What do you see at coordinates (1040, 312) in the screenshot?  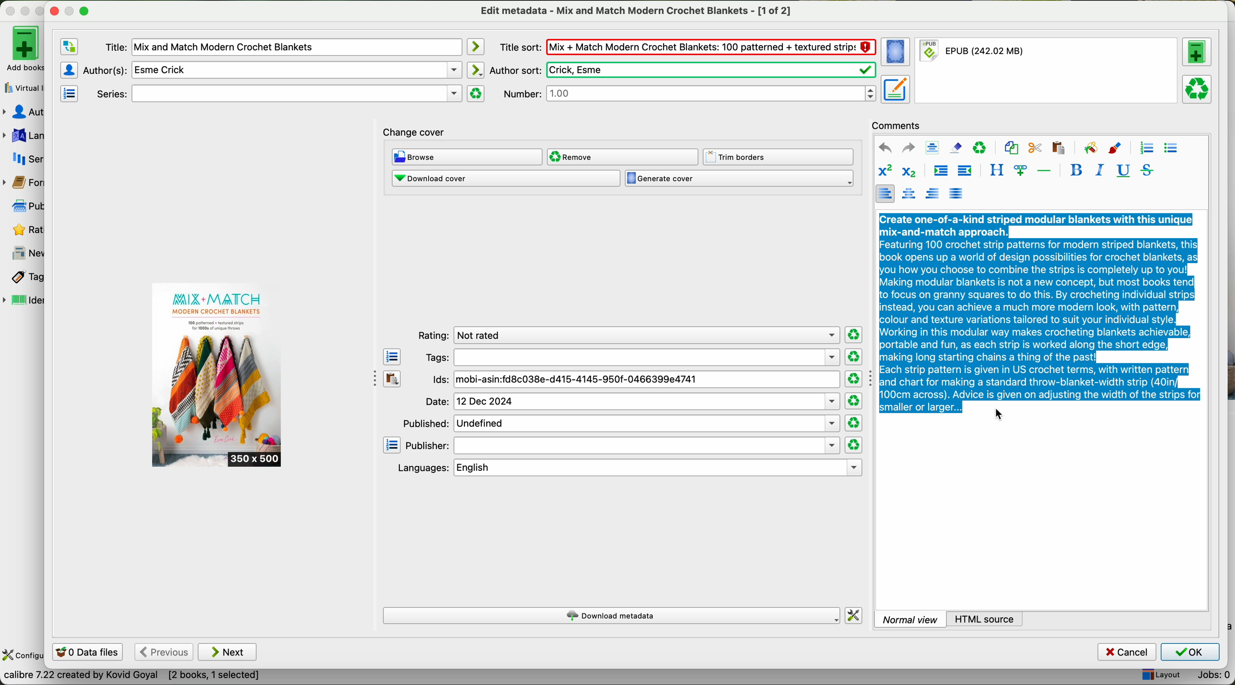 I see `selected text` at bounding box center [1040, 312].